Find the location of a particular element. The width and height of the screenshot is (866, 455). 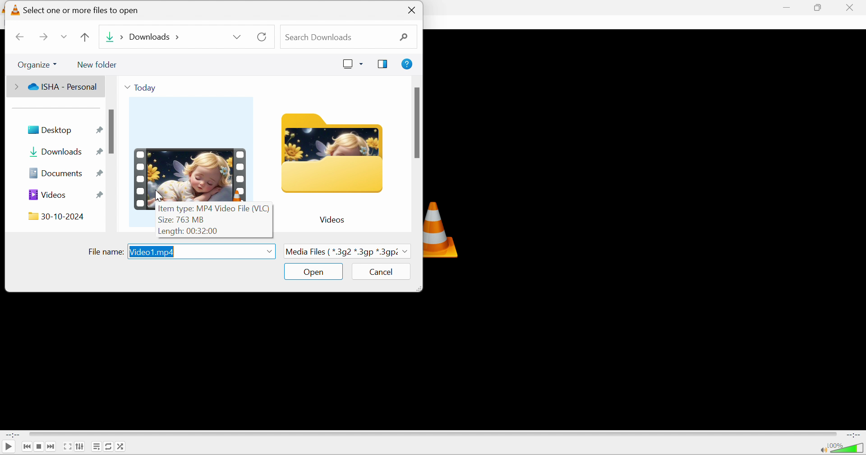

minimize is located at coordinates (785, 6).